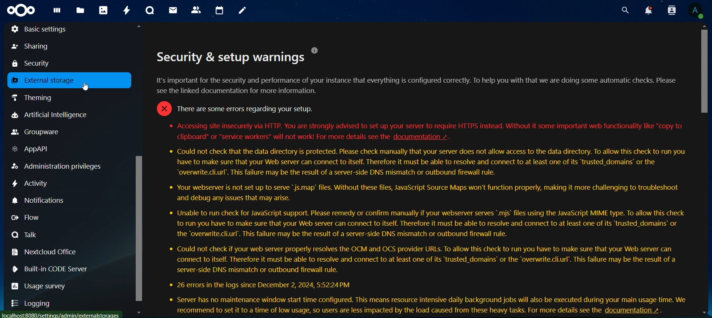 This screenshot has width=712, height=318. What do you see at coordinates (57, 12) in the screenshot?
I see `dashboard` at bounding box center [57, 12].